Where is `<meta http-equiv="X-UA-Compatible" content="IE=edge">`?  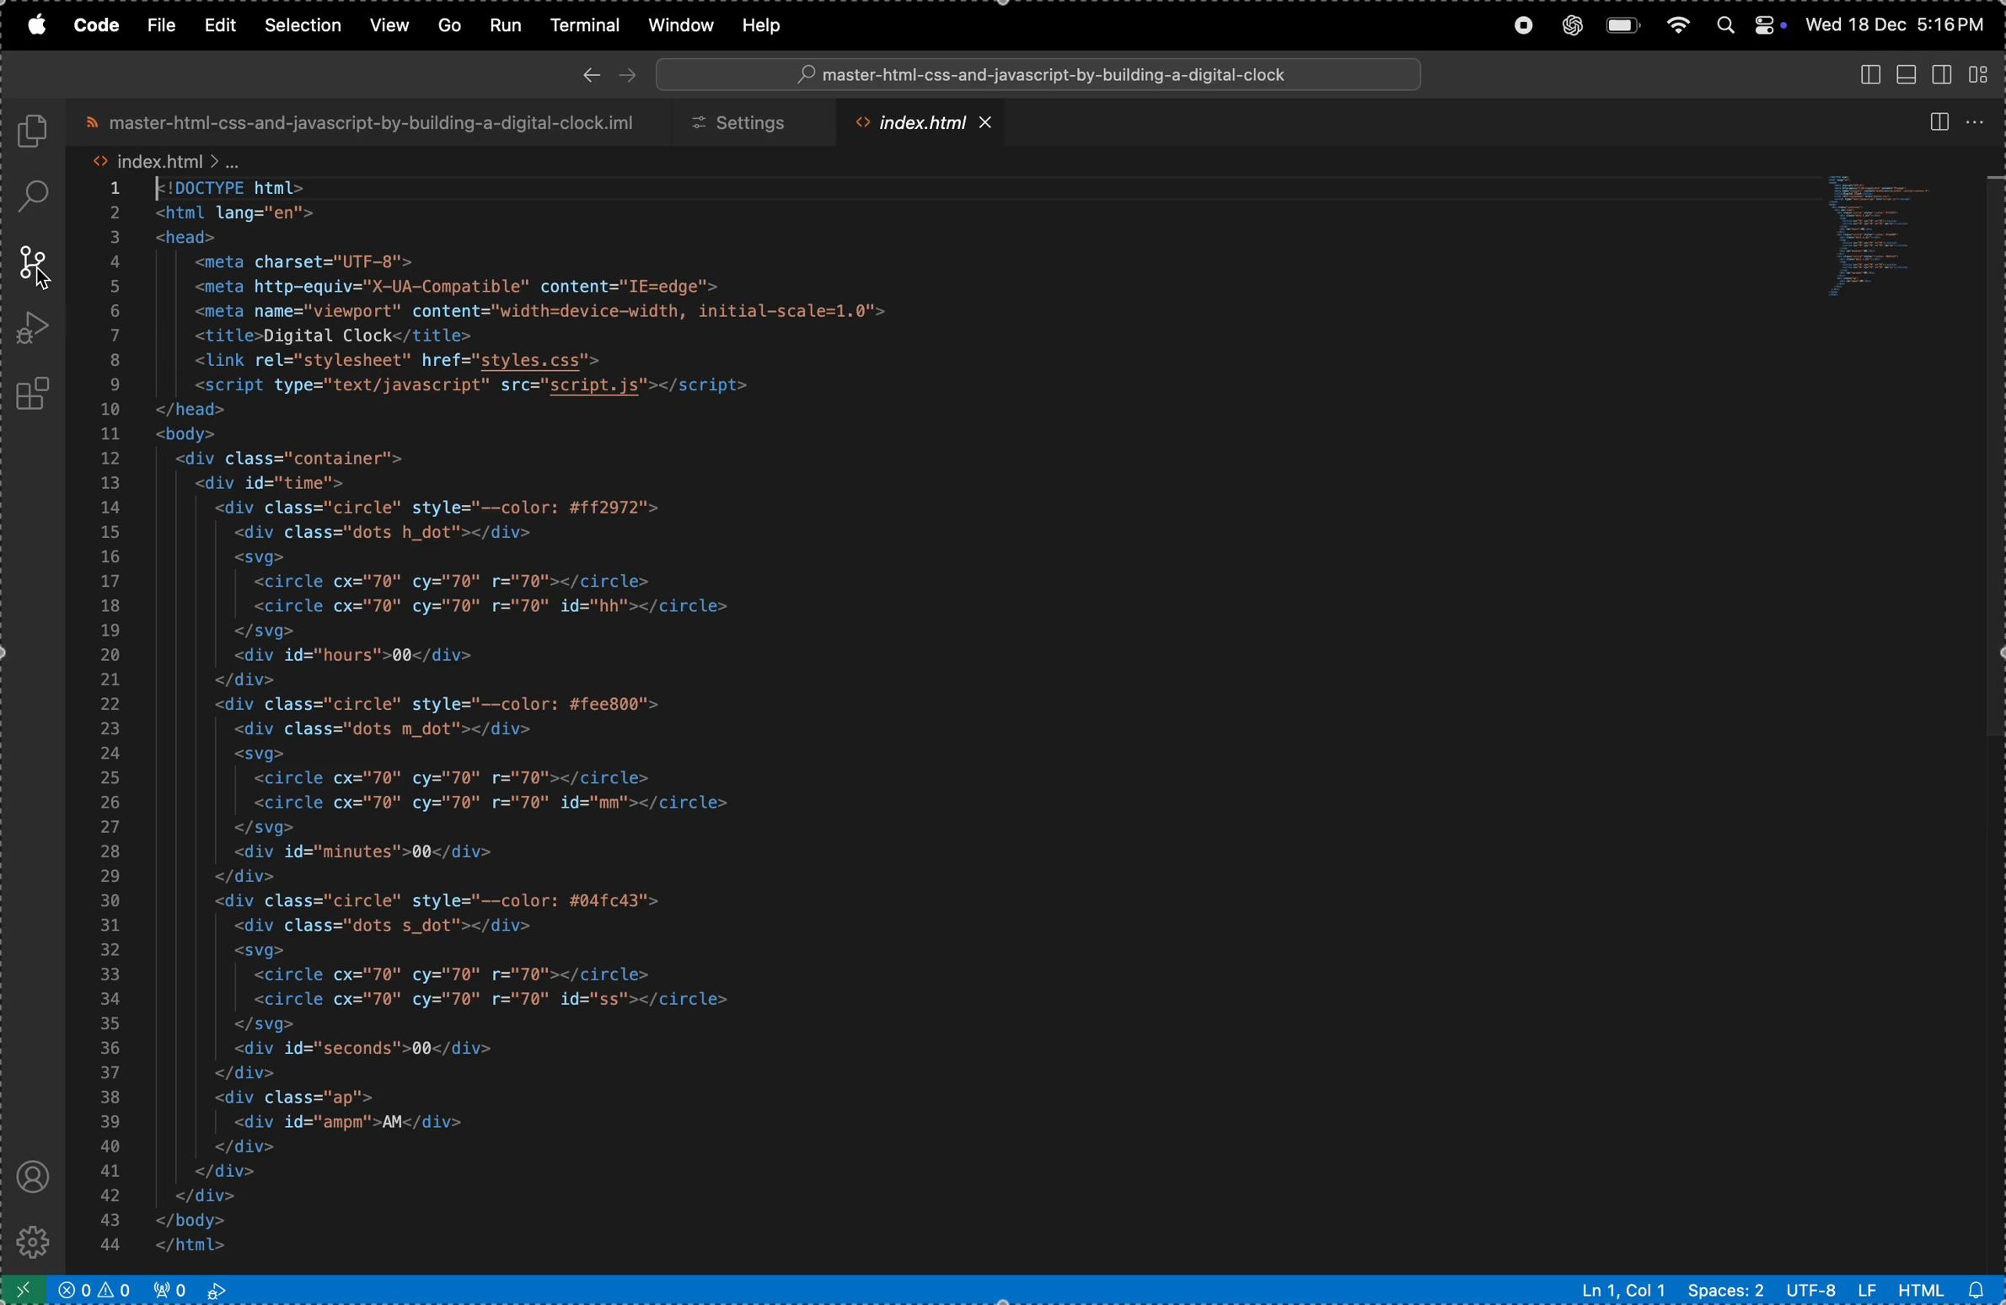
<meta http-equiv="X-UA-Compatible" content="IE=edge"> is located at coordinates (464, 287).